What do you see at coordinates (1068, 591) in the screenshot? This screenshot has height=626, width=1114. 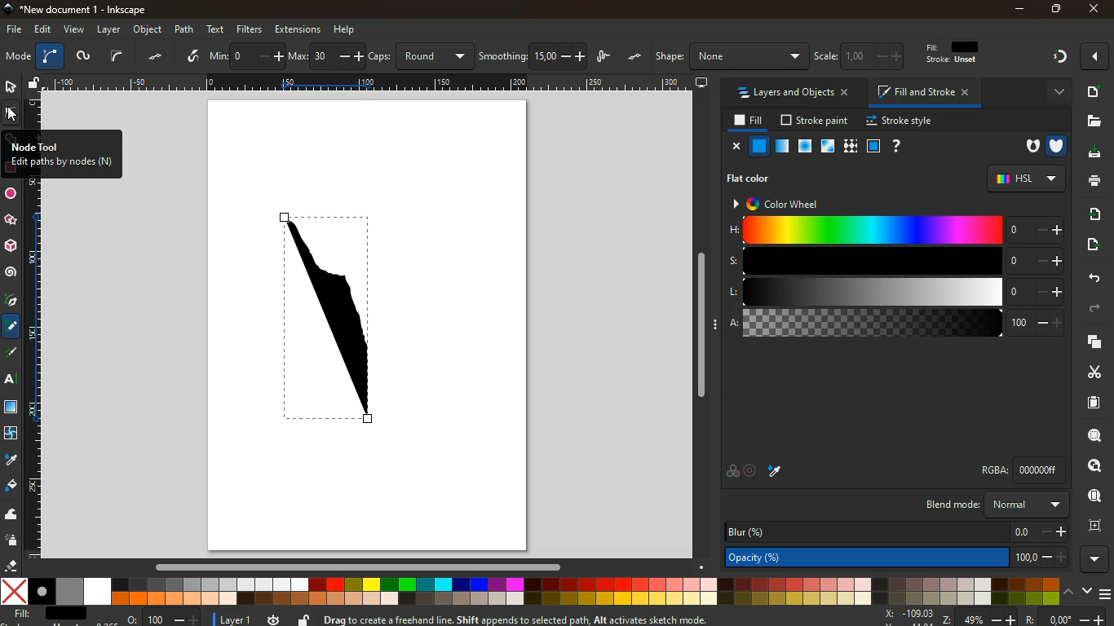 I see `up` at bounding box center [1068, 591].